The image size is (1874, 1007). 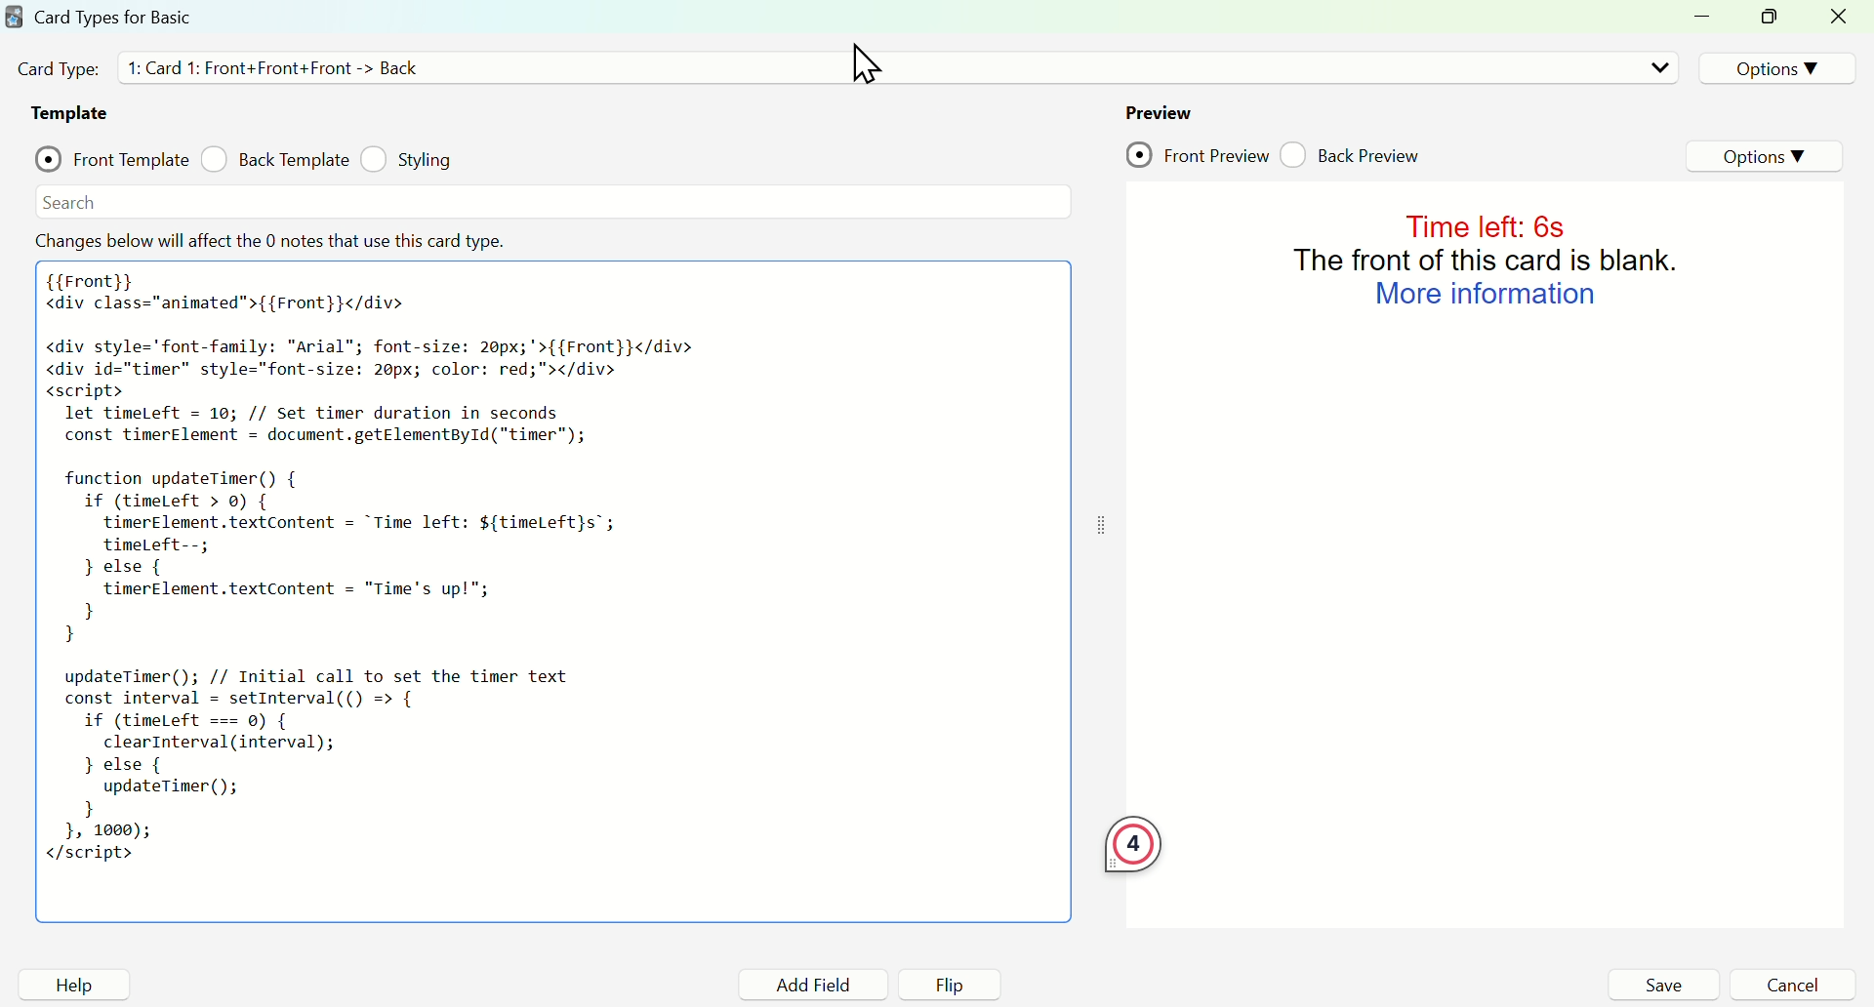 I want to click on More information, so click(x=1486, y=294).